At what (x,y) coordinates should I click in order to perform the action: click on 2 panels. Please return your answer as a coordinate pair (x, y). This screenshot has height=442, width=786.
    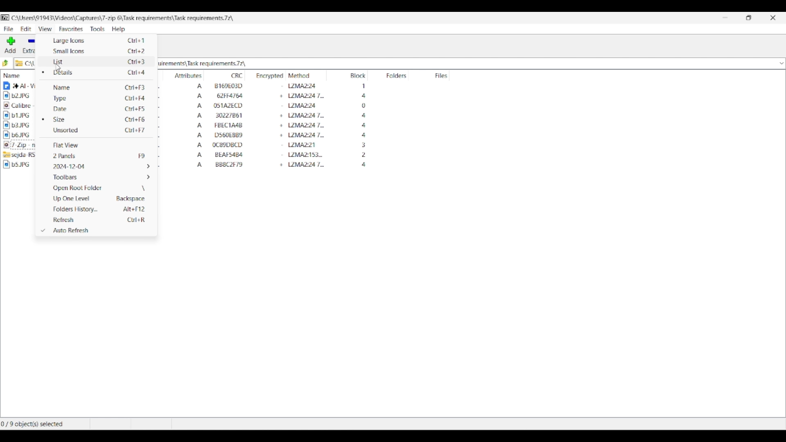
    Looking at the image, I should click on (99, 156).